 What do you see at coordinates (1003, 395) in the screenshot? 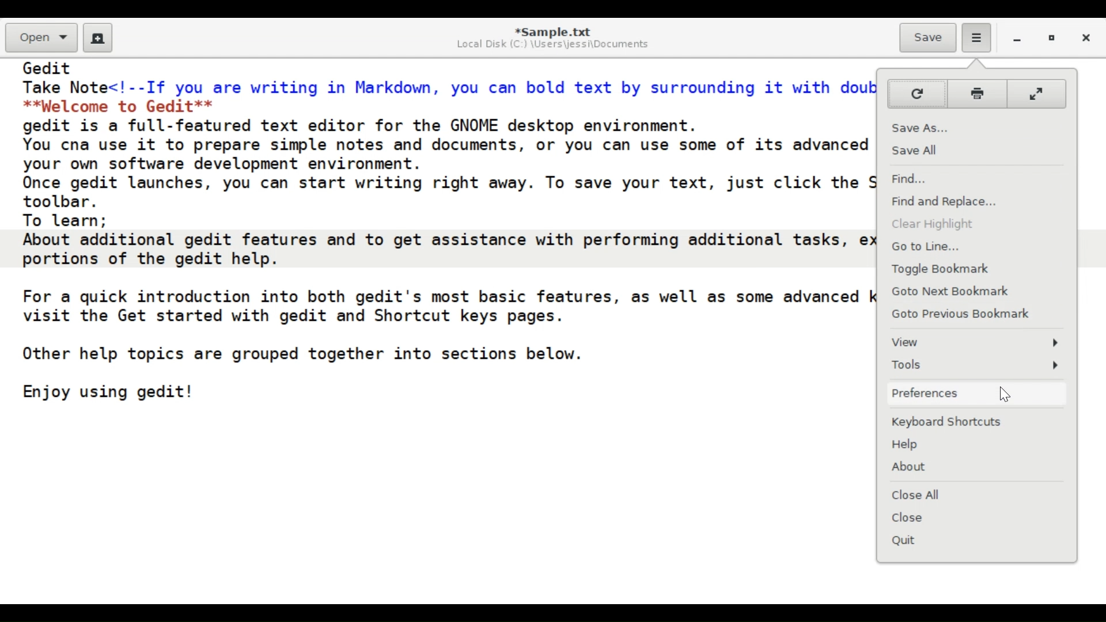
I see `Cursor` at bounding box center [1003, 395].